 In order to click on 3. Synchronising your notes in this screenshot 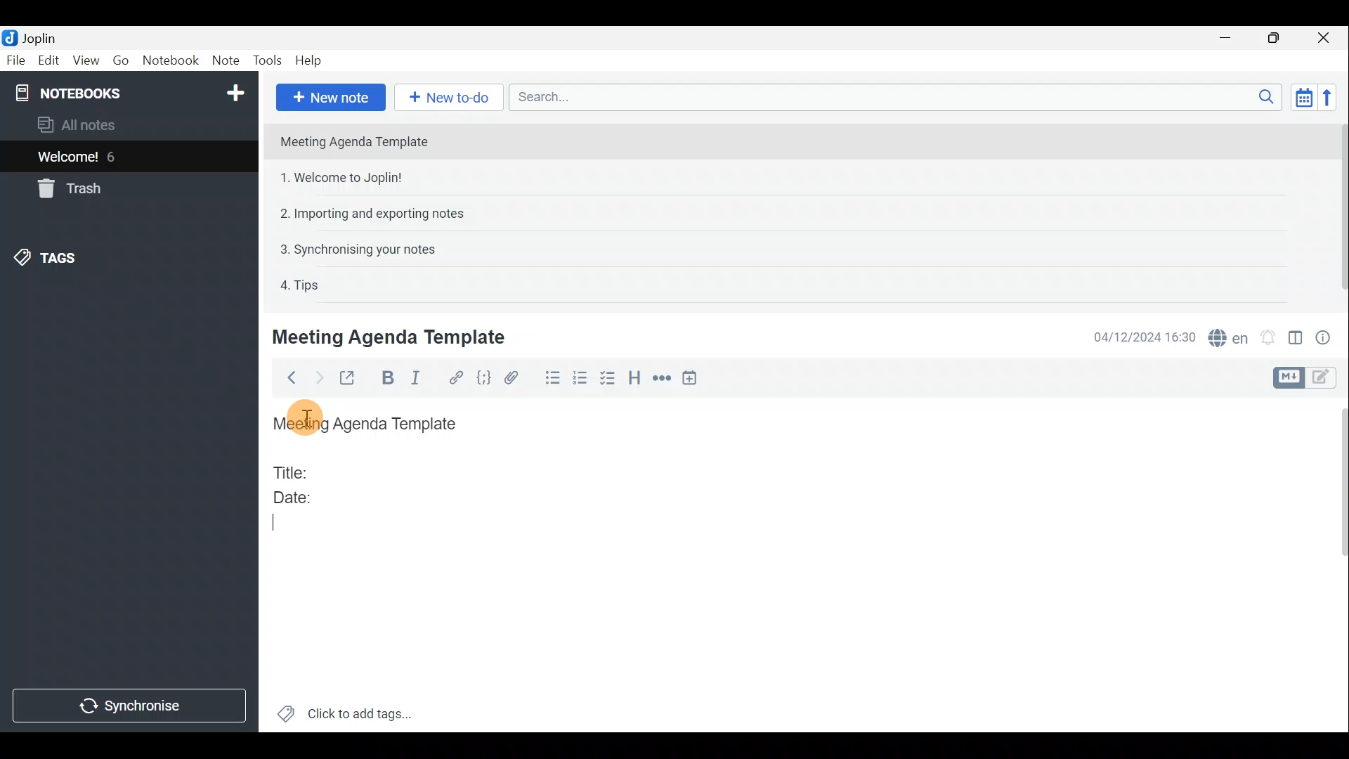, I will do `click(358, 249)`.